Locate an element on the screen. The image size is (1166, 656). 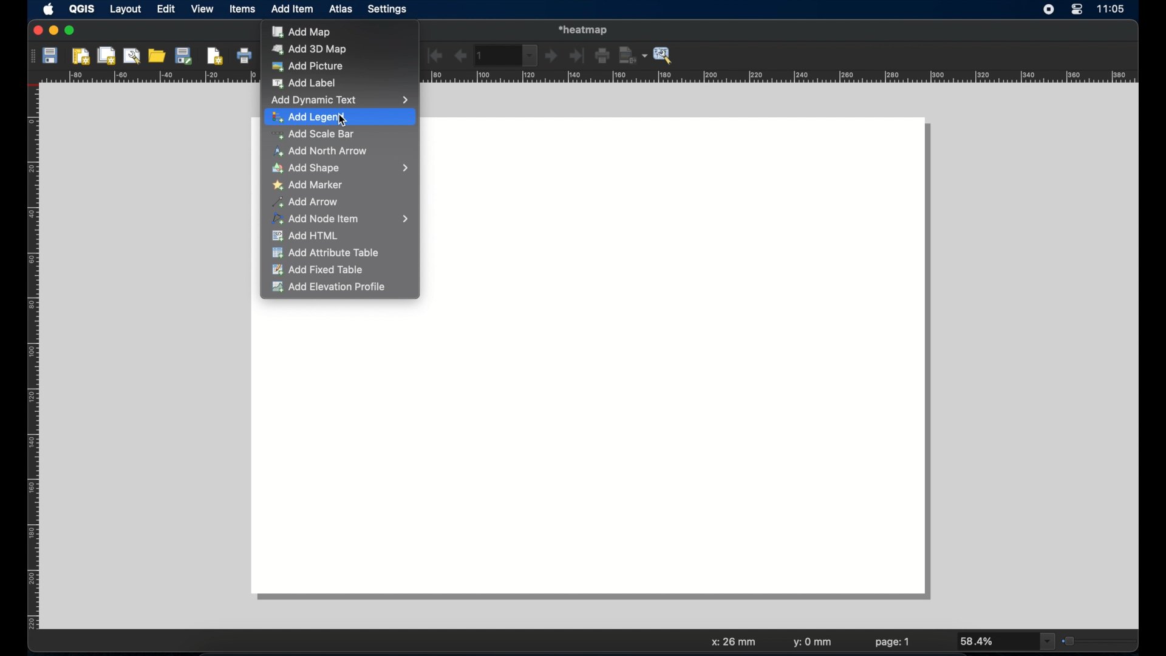
heat map is located at coordinates (586, 29).